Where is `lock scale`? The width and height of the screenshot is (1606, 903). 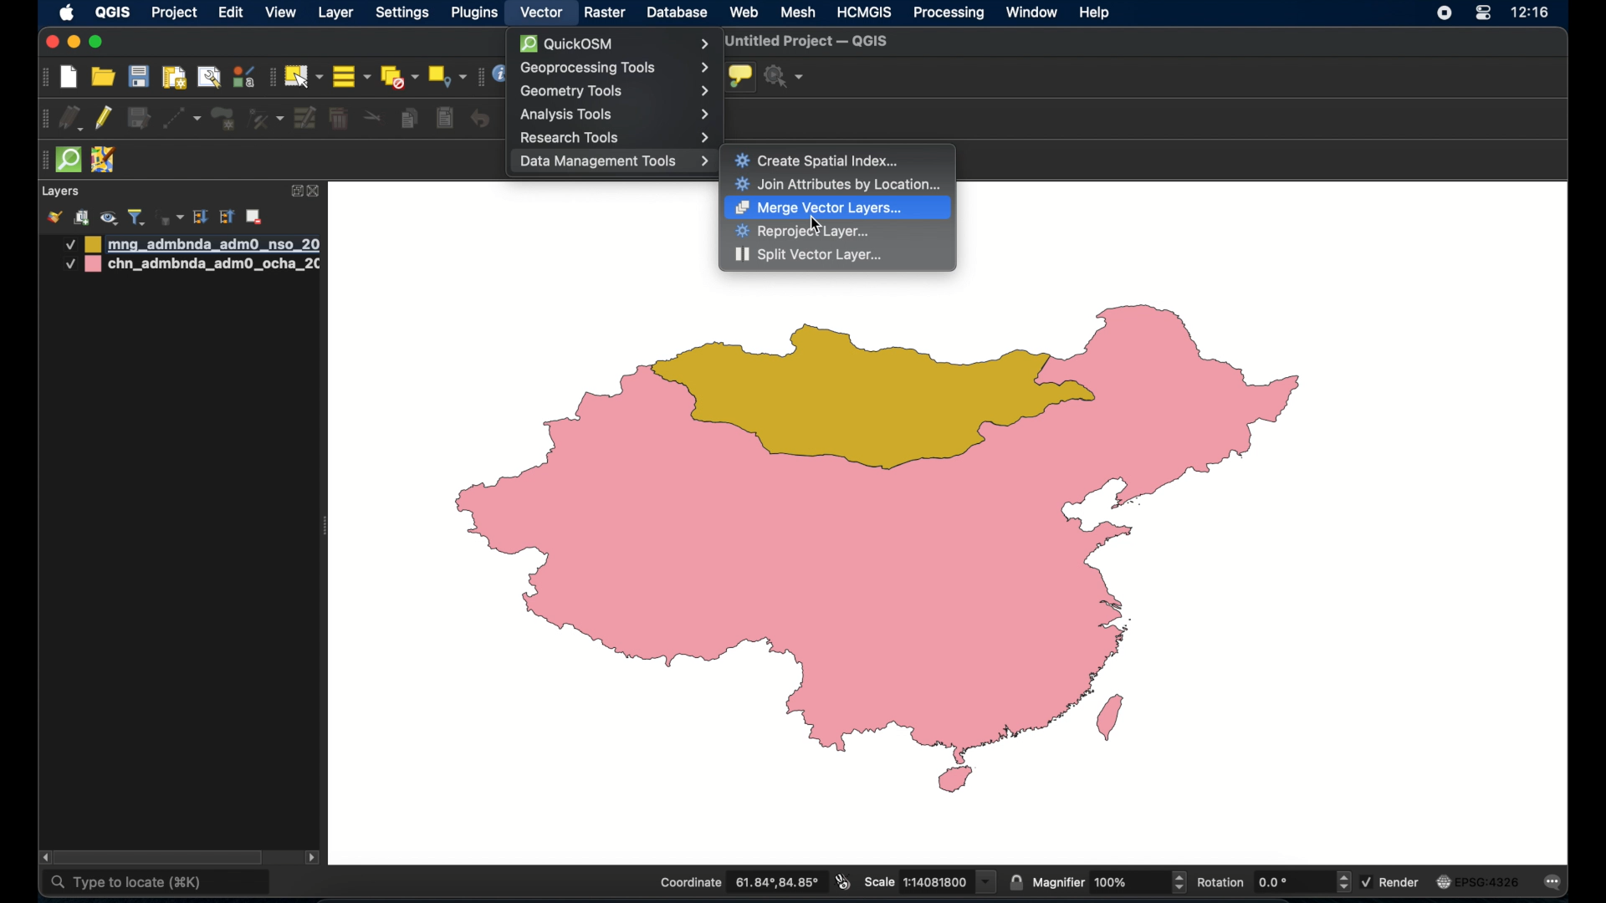
lock scale is located at coordinates (1015, 880).